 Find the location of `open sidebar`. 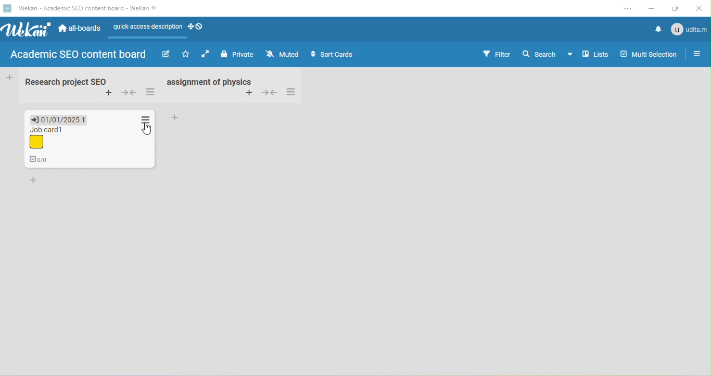

open sidebar is located at coordinates (697, 55).